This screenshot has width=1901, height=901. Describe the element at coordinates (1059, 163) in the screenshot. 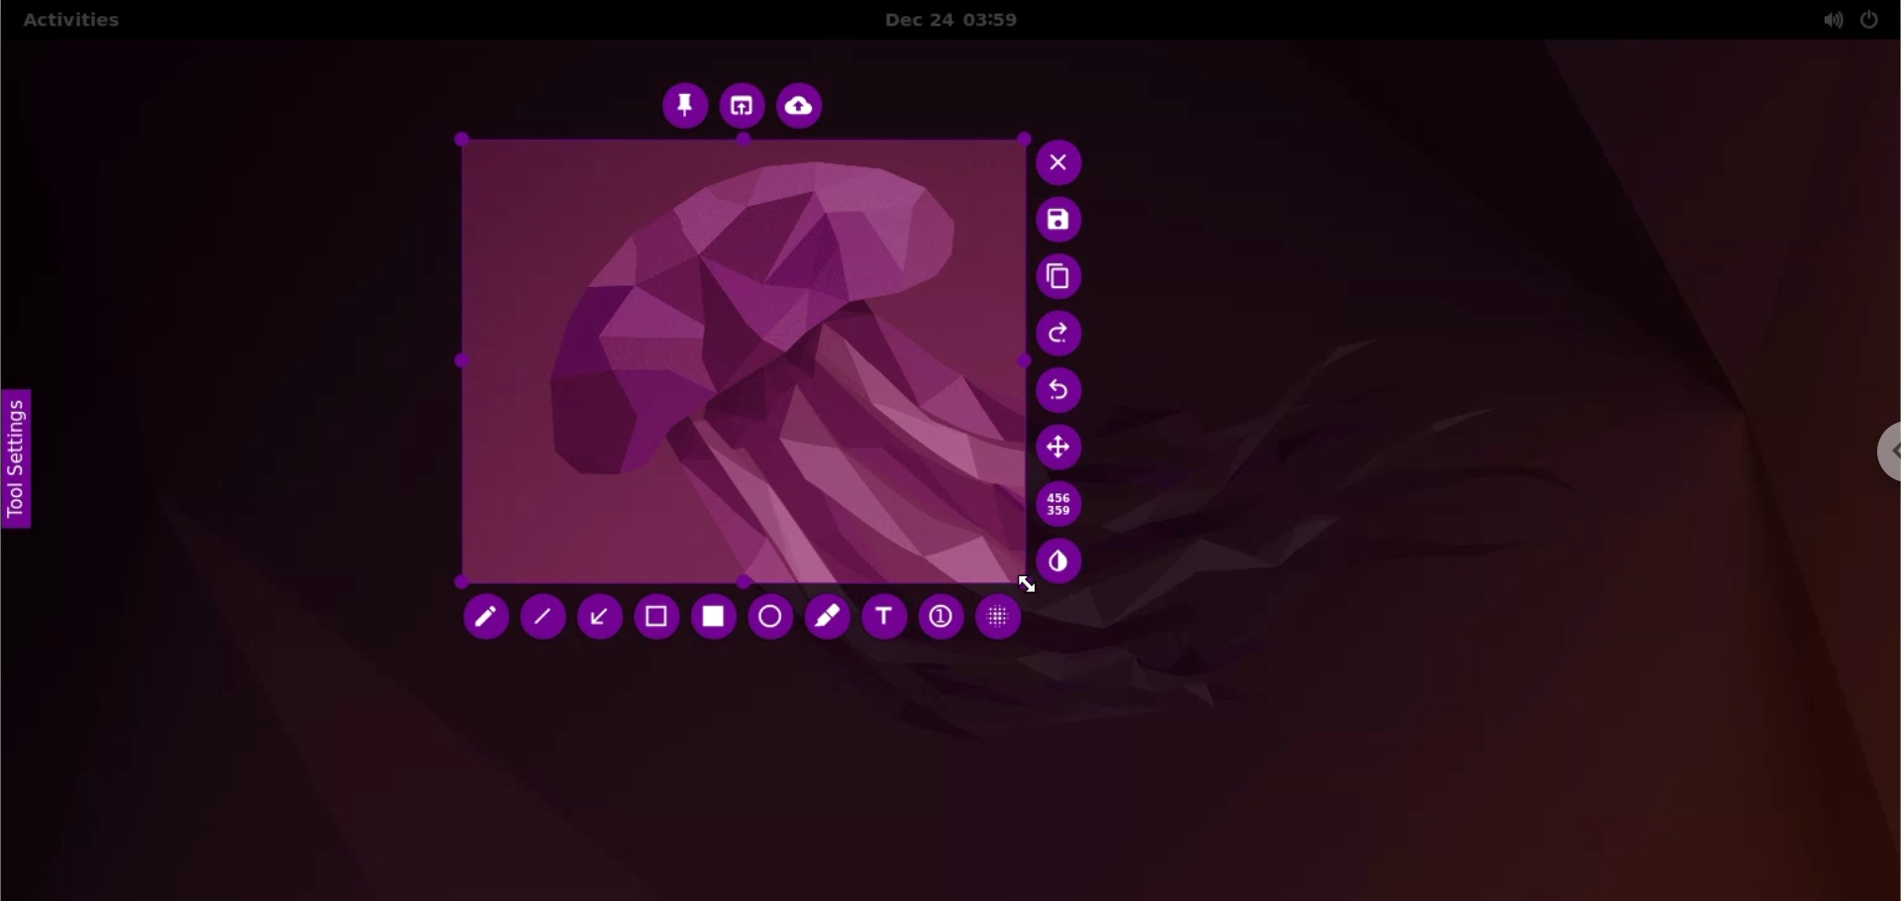

I see `cancel capture` at that location.